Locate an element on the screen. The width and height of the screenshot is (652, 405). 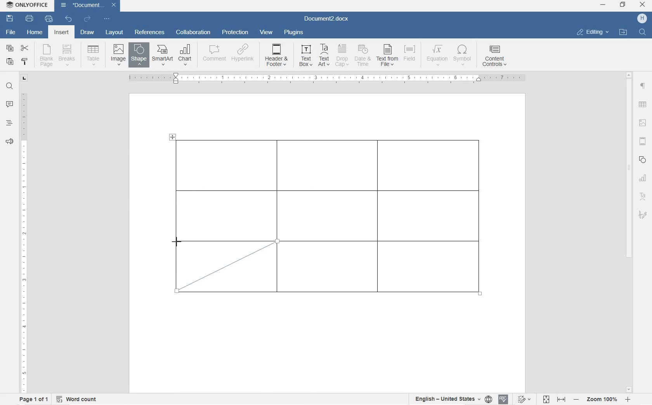
view is located at coordinates (267, 33).